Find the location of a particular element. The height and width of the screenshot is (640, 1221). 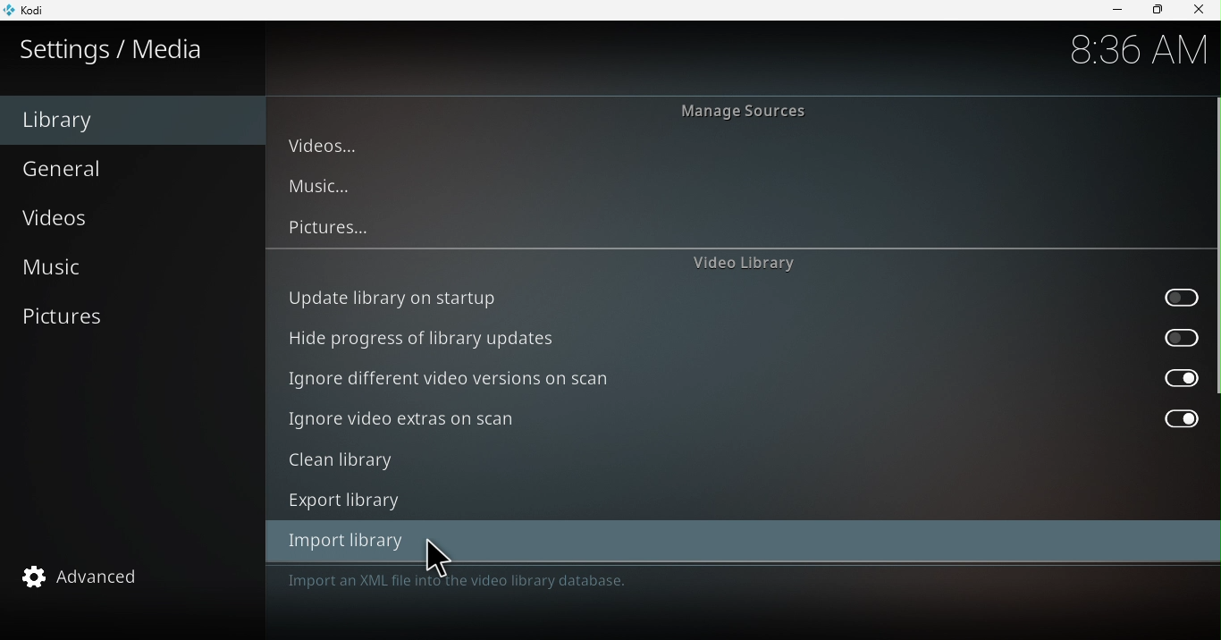

Pictures is located at coordinates (331, 228).